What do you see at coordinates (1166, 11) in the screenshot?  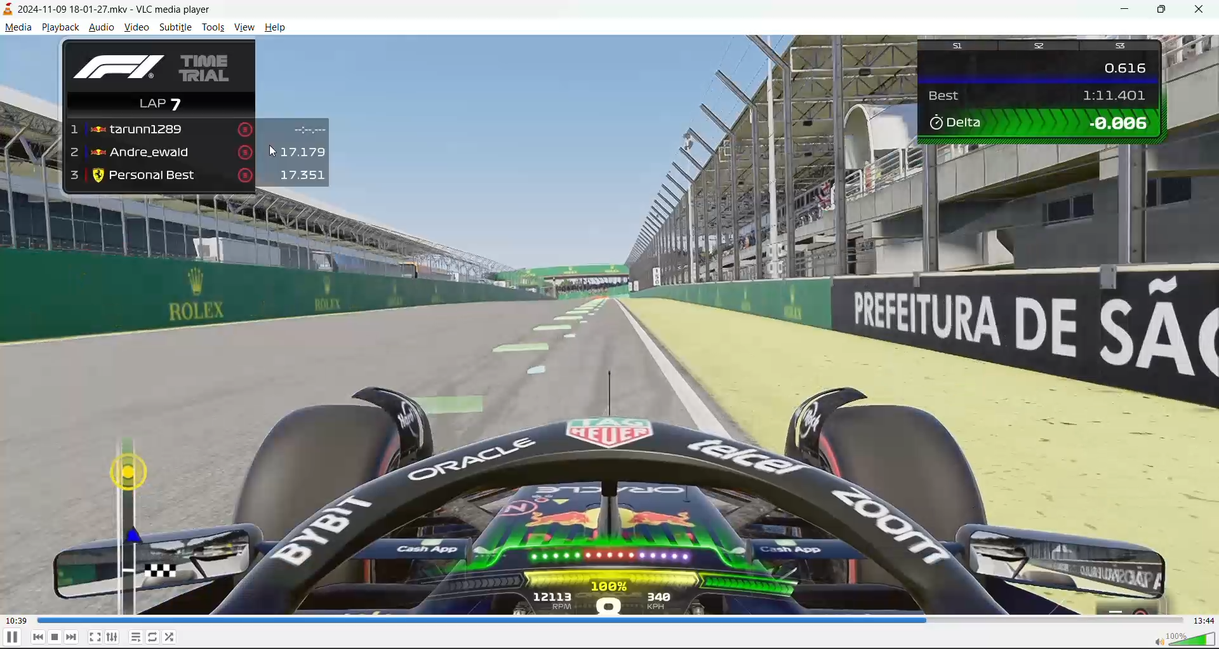 I see `maximize` at bounding box center [1166, 11].